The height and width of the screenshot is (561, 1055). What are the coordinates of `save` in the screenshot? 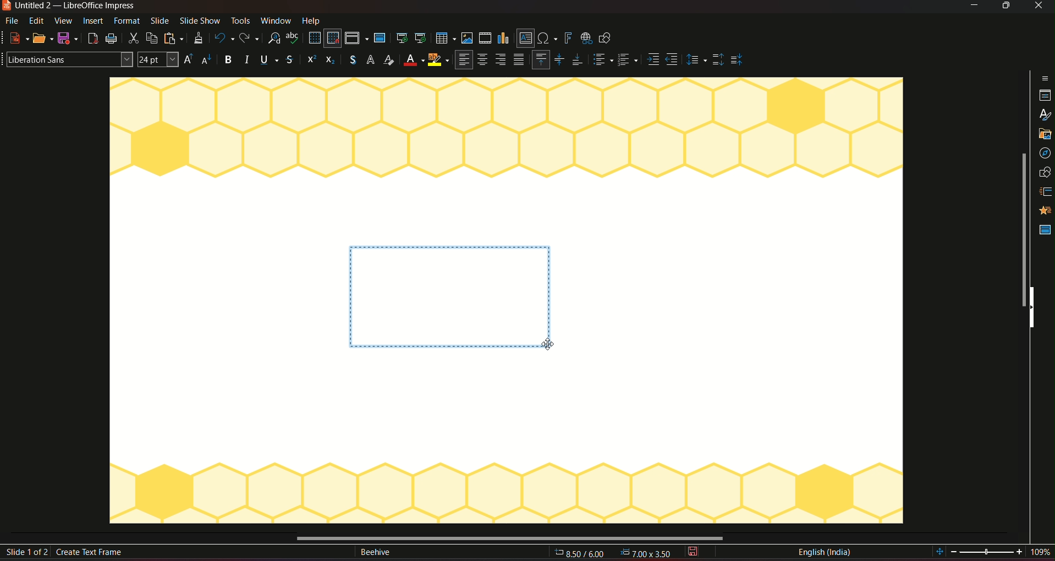 It's located at (695, 552).